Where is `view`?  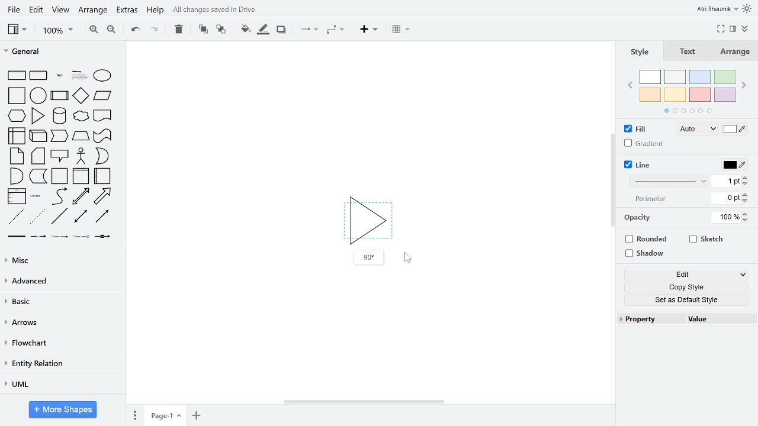
view is located at coordinates (17, 29).